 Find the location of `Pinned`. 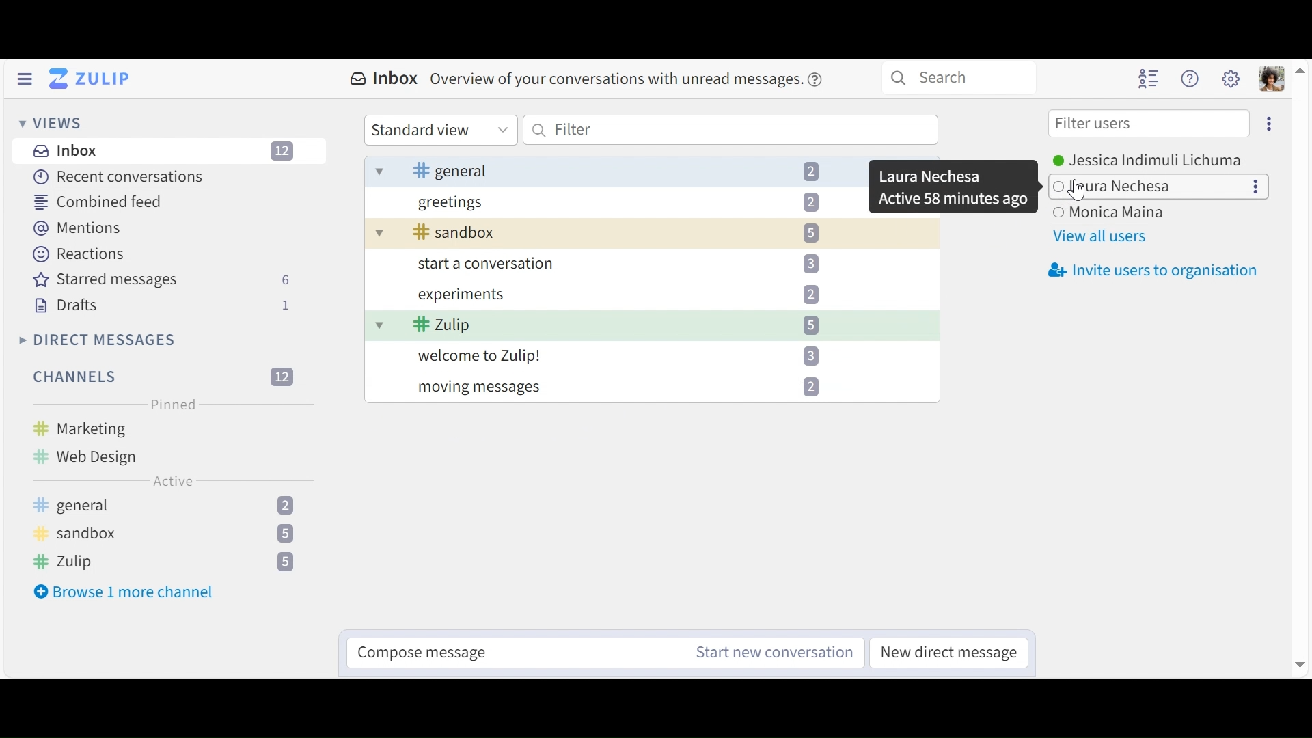

Pinned is located at coordinates (170, 405).